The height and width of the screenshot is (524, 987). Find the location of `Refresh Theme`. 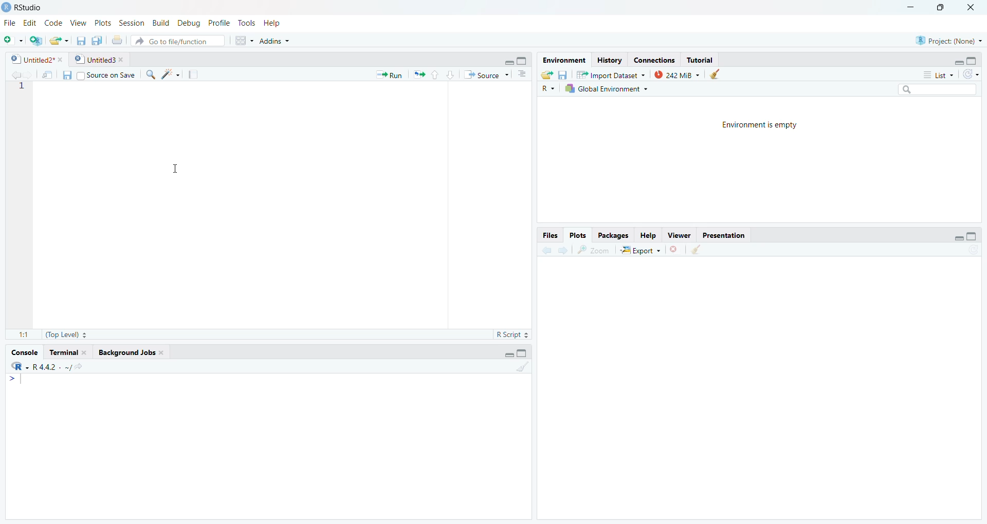

Refresh Theme is located at coordinates (971, 74).